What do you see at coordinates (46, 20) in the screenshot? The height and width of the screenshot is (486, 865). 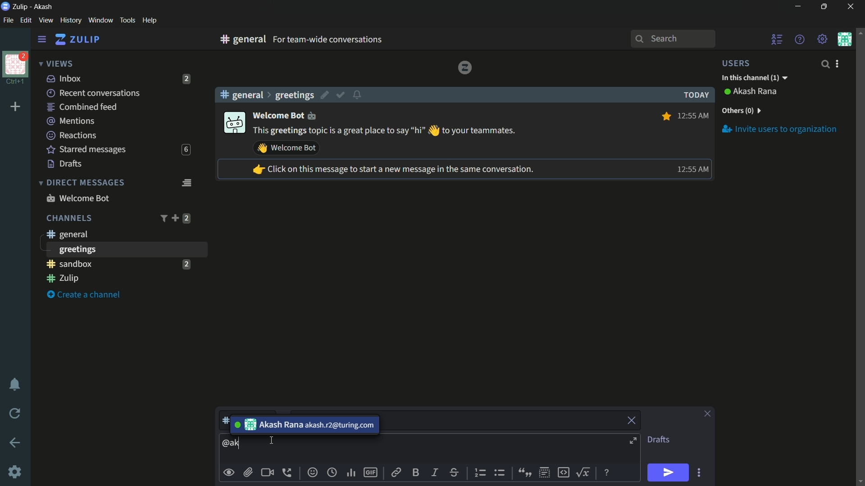 I see `view menu` at bounding box center [46, 20].